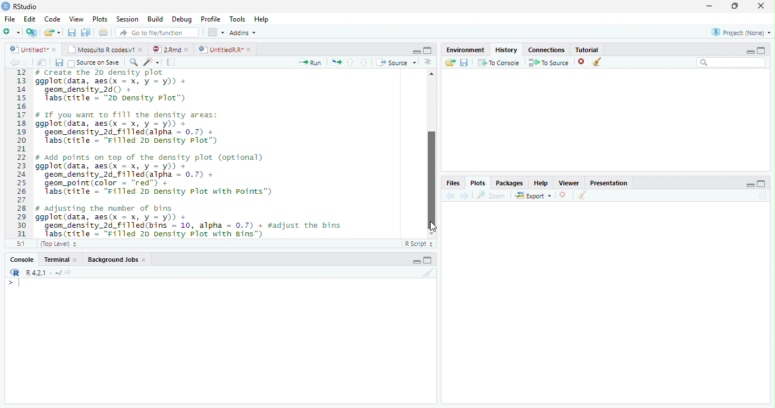  I want to click on GO to file/function, so click(155, 32).